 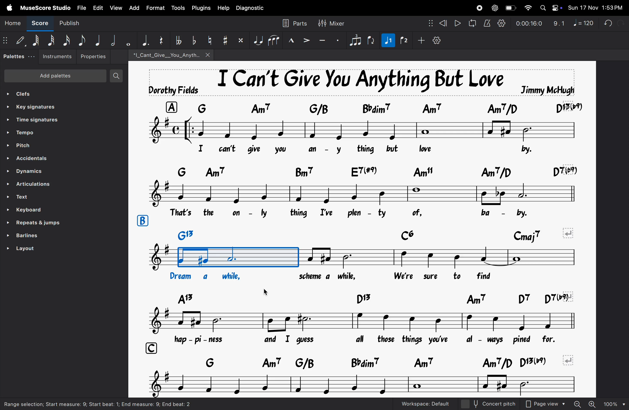 I want to click on Add patients, so click(x=55, y=76).